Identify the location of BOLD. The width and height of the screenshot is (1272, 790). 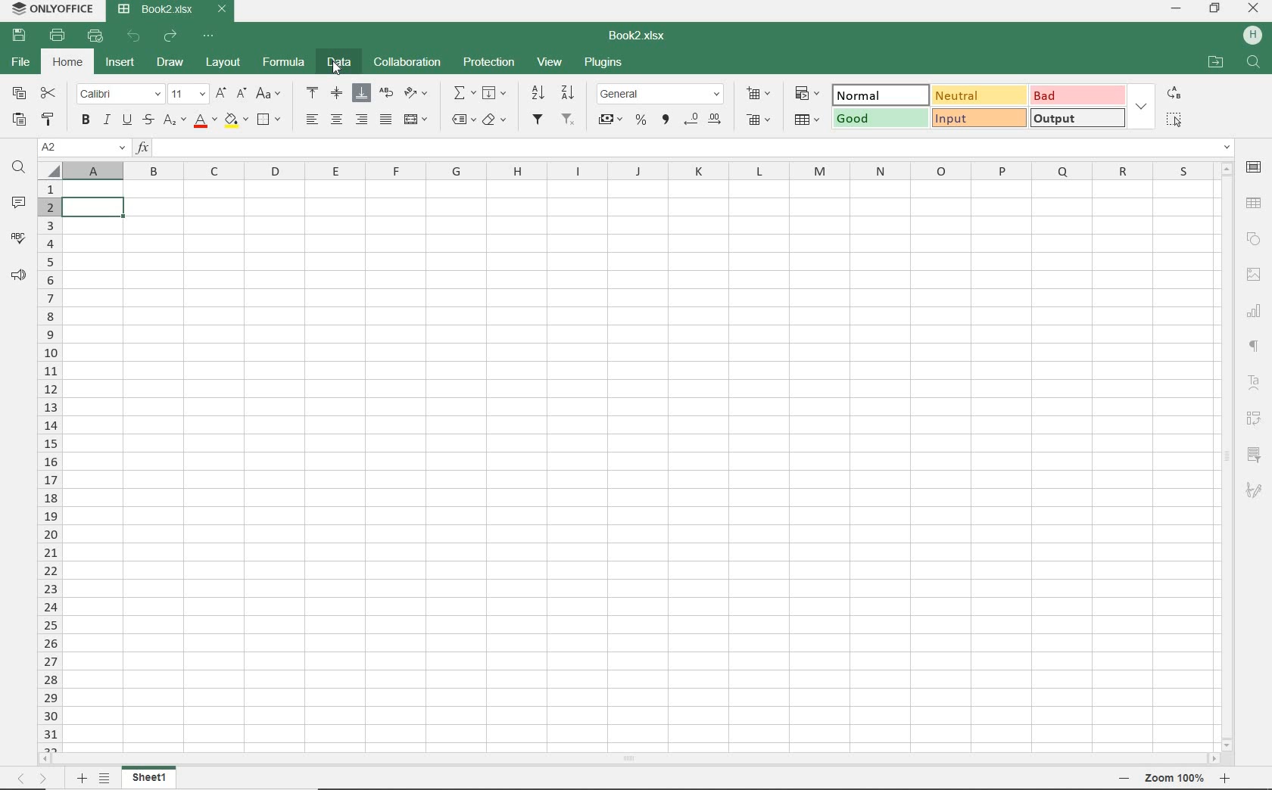
(86, 121).